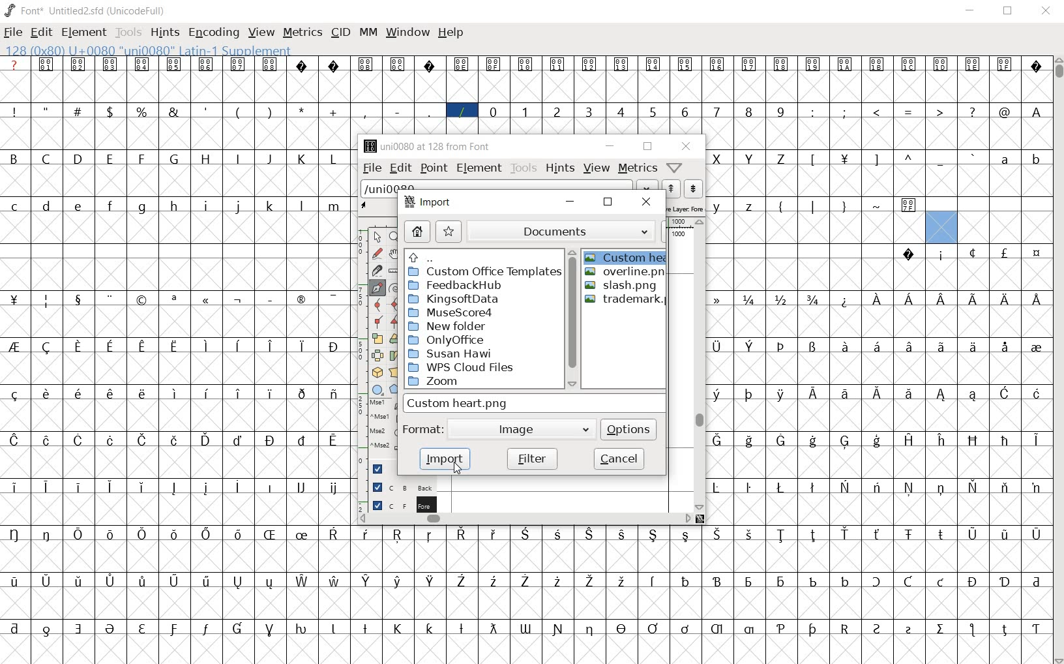 The width and height of the screenshot is (1064, 664). What do you see at coordinates (78, 534) in the screenshot?
I see `glyph` at bounding box center [78, 534].